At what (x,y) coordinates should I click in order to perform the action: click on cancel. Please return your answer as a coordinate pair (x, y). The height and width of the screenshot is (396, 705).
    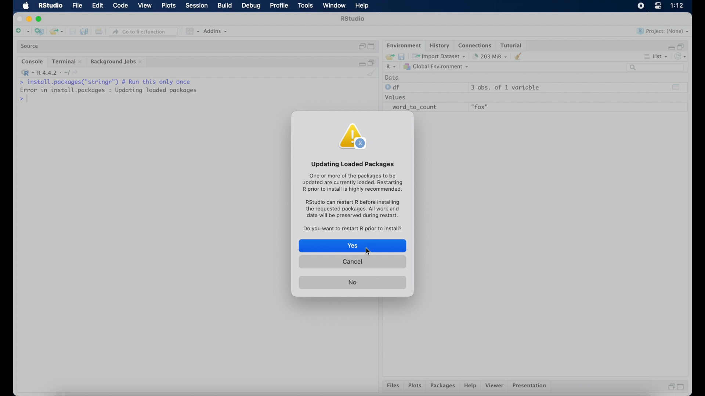
    Looking at the image, I should click on (352, 263).